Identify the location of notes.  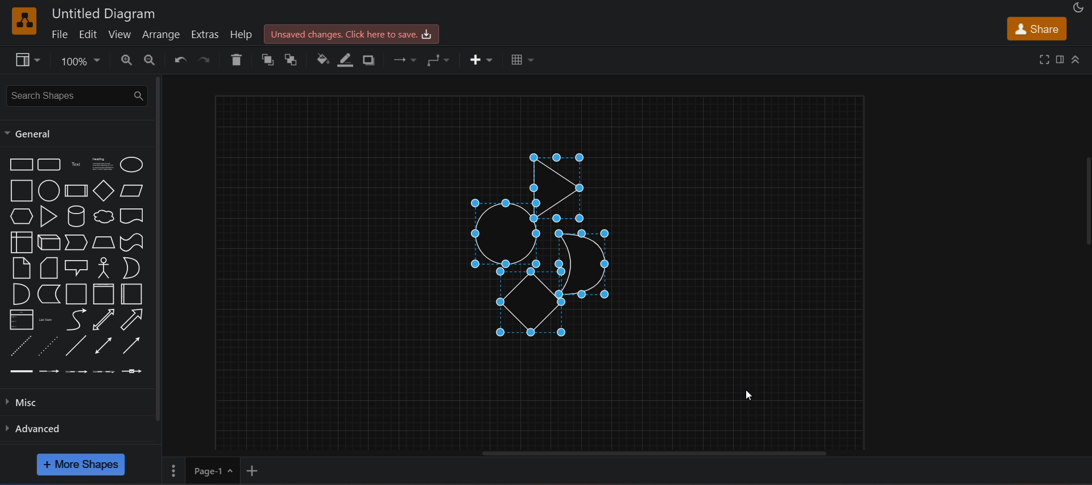
(21, 268).